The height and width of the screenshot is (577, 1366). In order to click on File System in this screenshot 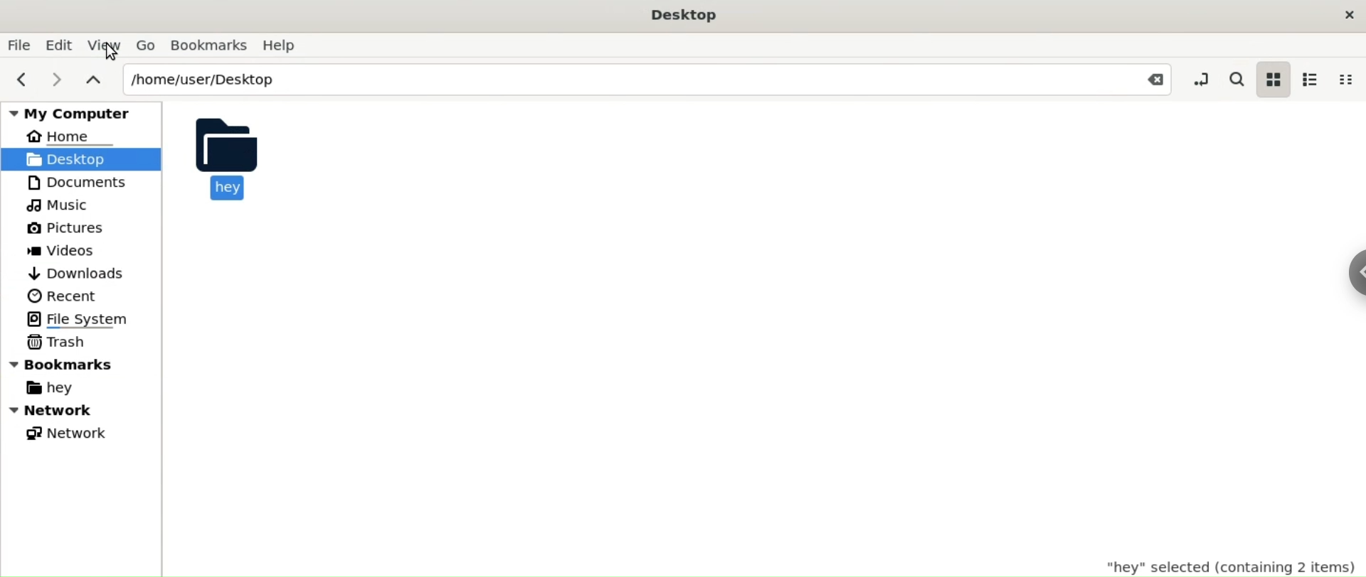, I will do `click(78, 320)`.